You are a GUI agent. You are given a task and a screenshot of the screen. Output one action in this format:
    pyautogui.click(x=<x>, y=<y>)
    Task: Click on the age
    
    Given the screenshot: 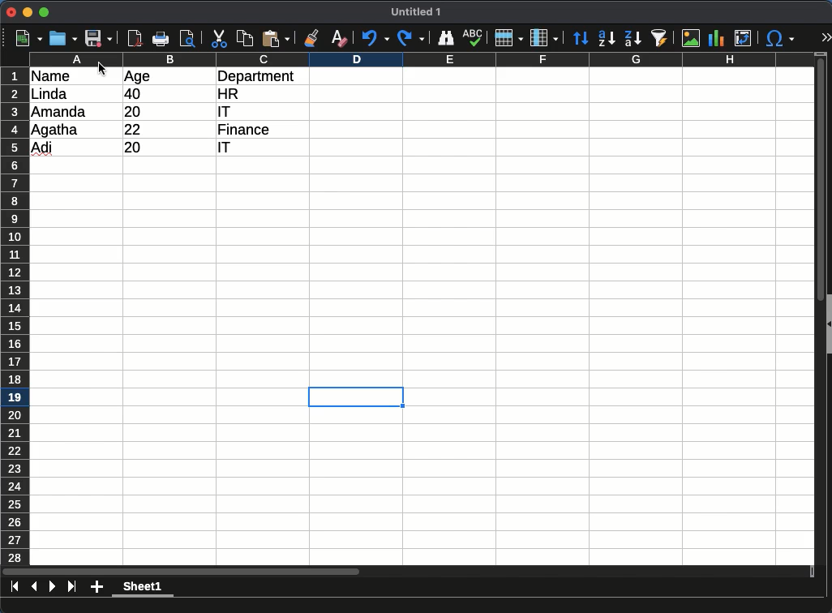 What is the action you would take?
    pyautogui.click(x=137, y=77)
    